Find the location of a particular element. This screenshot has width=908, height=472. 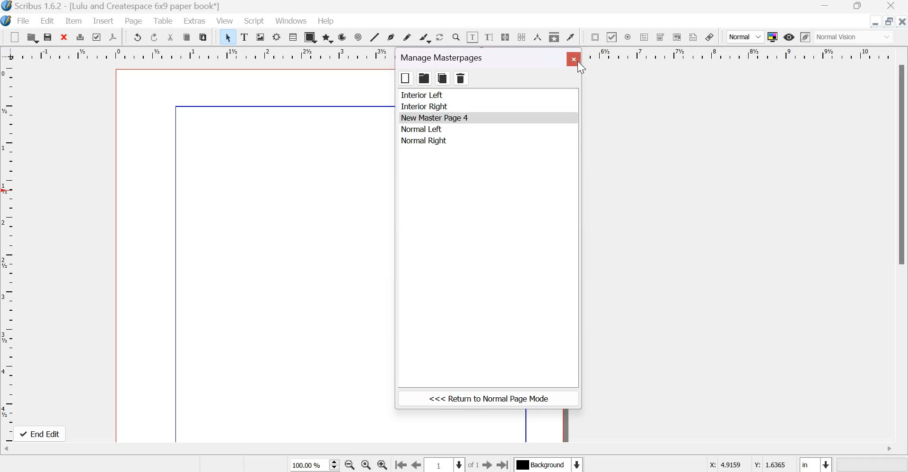

manage masterpages is located at coordinates (445, 57).